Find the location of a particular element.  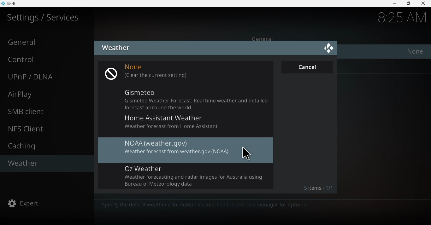

Gismeteo
Gismeteo Weather Forecast. Real time weather and detailed
forecast all round the world is located at coordinates (195, 99).